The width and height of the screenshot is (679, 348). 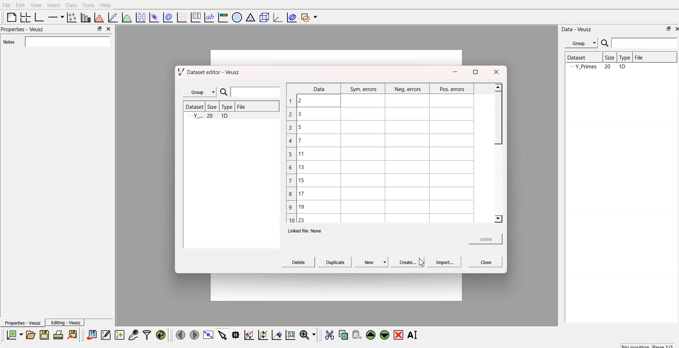 I want to click on view plot full screen, so click(x=209, y=335).